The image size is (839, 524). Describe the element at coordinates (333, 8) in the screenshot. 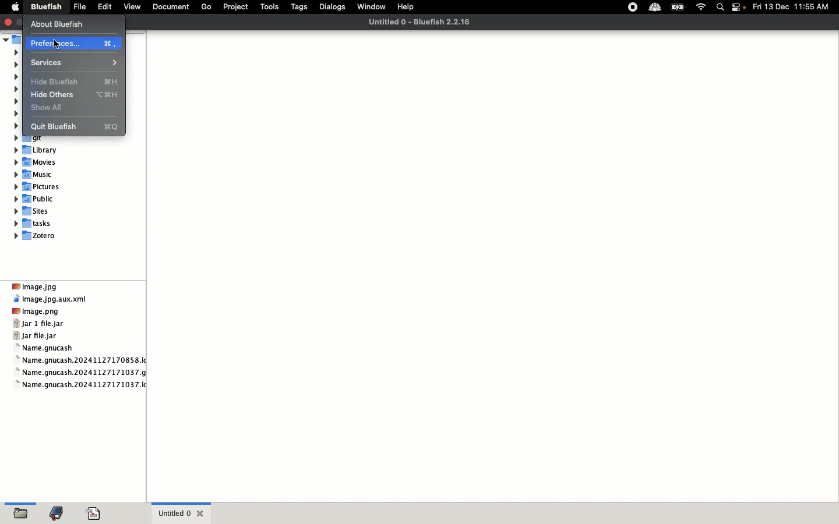

I see `dialogs` at that location.